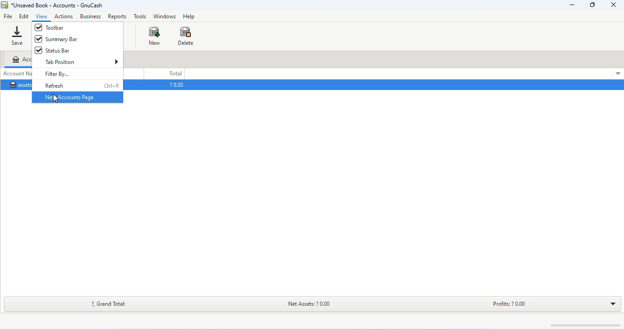 The image size is (624, 330). What do you see at coordinates (612, 303) in the screenshot?
I see `drop down` at bounding box center [612, 303].